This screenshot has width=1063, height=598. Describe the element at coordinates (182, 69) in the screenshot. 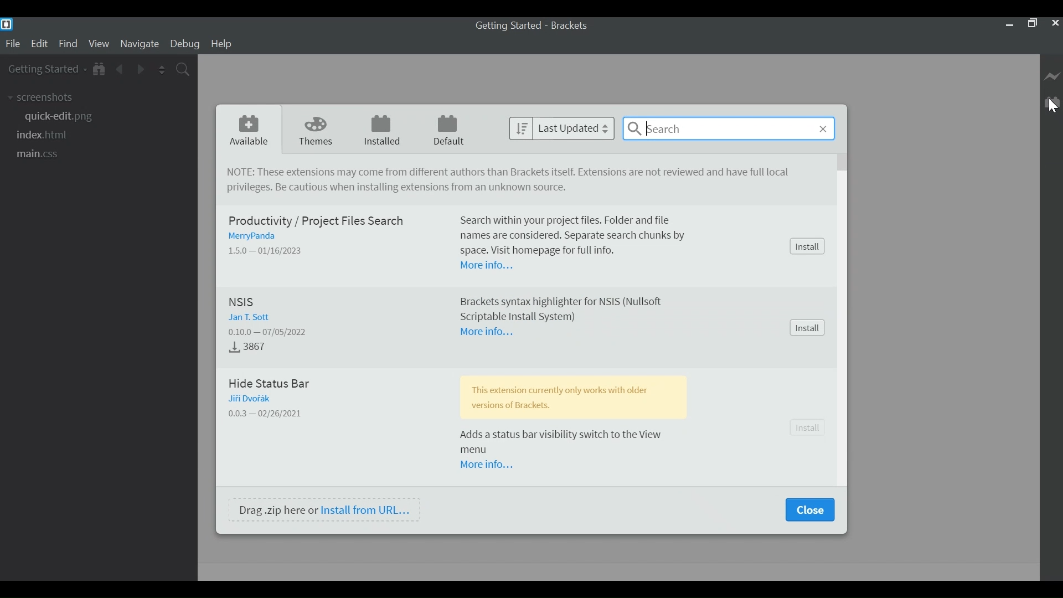

I see `Find in Files` at that location.